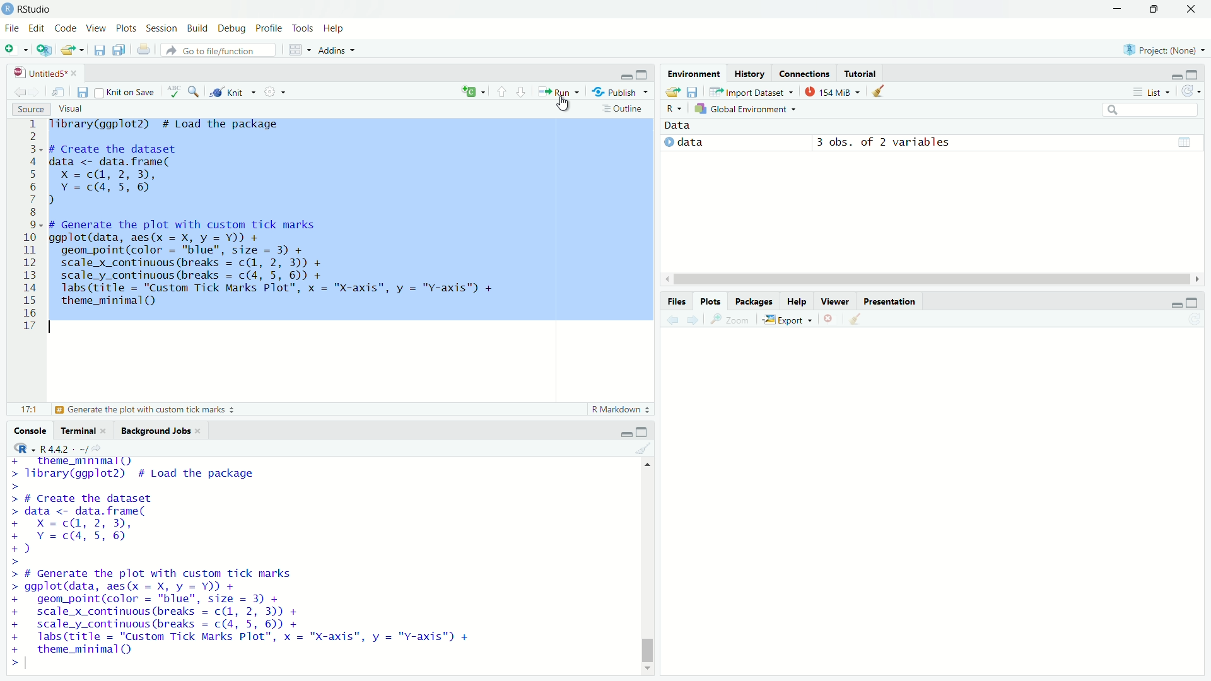 Image resolution: width=1211 pixels, height=681 pixels. Describe the element at coordinates (1114, 9) in the screenshot. I see `minimize` at that location.